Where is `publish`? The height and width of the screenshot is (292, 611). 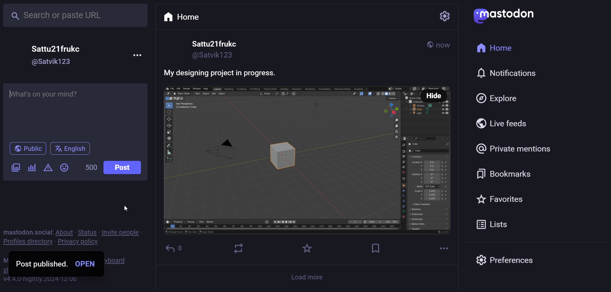
publish is located at coordinates (27, 149).